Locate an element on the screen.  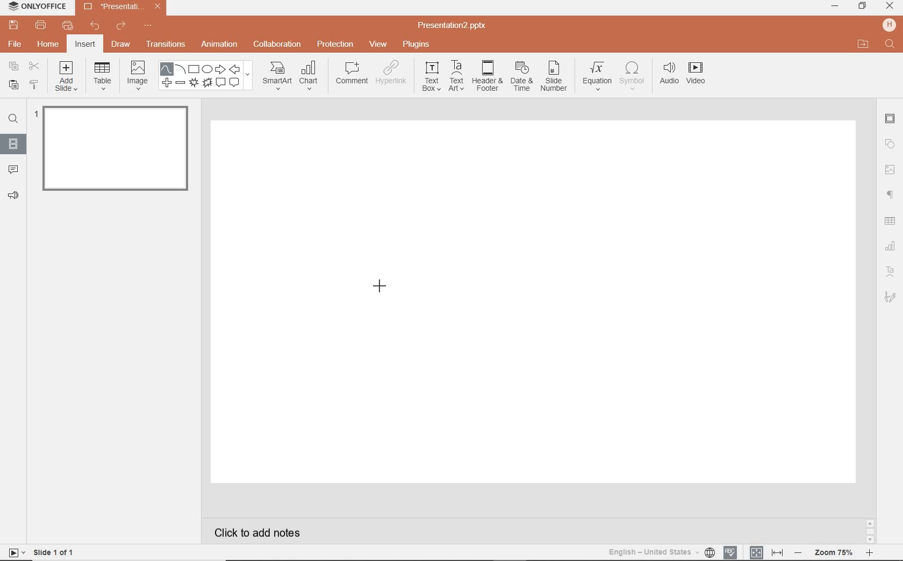
HP is located at coordinates (888, 24).